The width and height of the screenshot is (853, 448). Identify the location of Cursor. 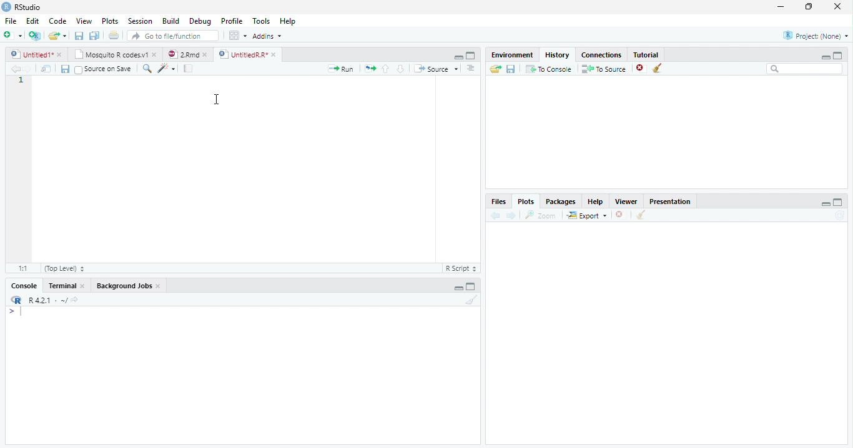
(217, 99).